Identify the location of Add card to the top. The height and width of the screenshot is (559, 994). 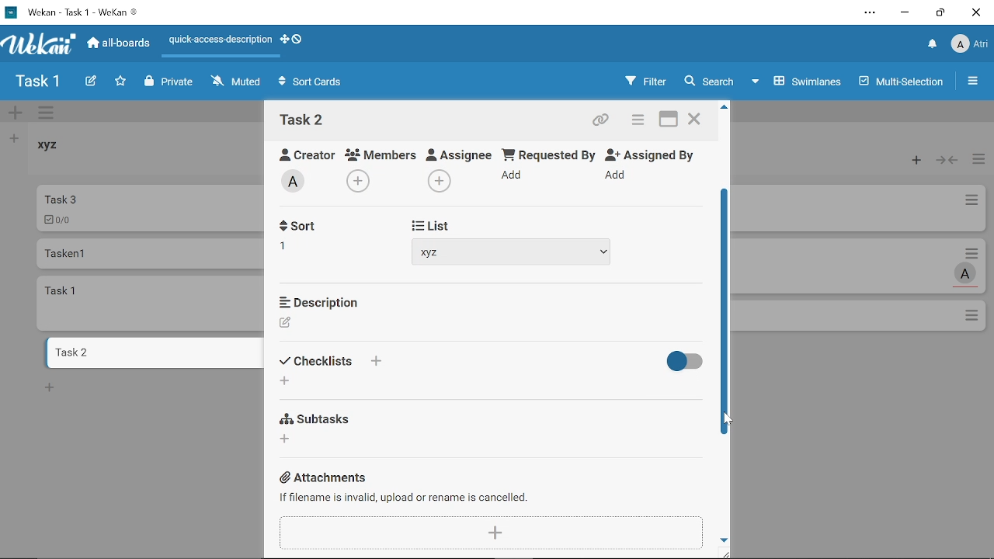
(912, 161).